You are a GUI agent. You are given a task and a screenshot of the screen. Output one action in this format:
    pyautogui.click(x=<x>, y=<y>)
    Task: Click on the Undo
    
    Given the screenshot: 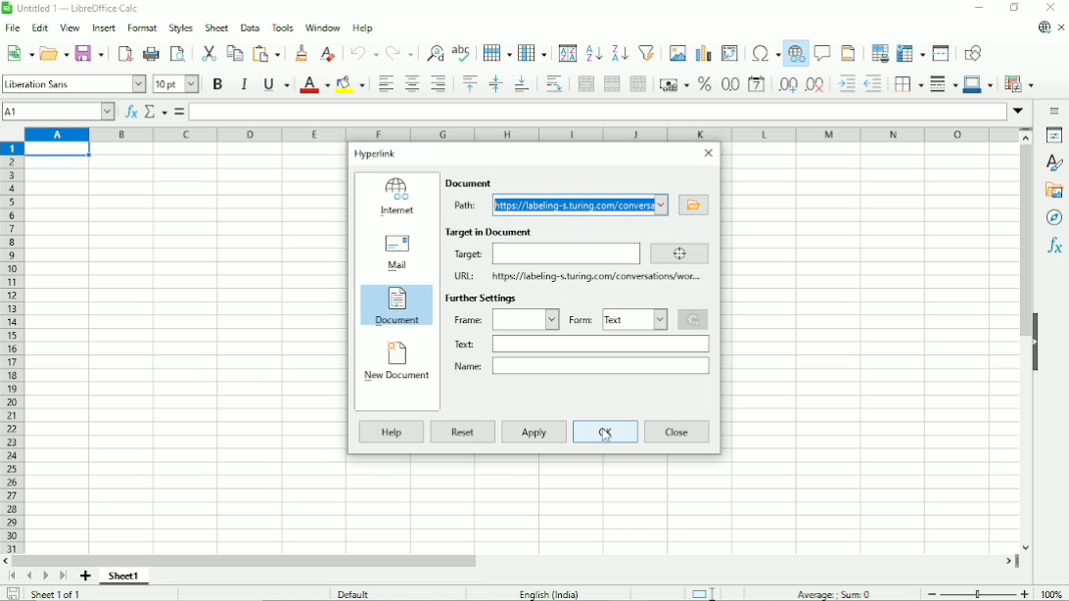 What is the action you would take?
    pyautogui.click(x=363, y=53)
    